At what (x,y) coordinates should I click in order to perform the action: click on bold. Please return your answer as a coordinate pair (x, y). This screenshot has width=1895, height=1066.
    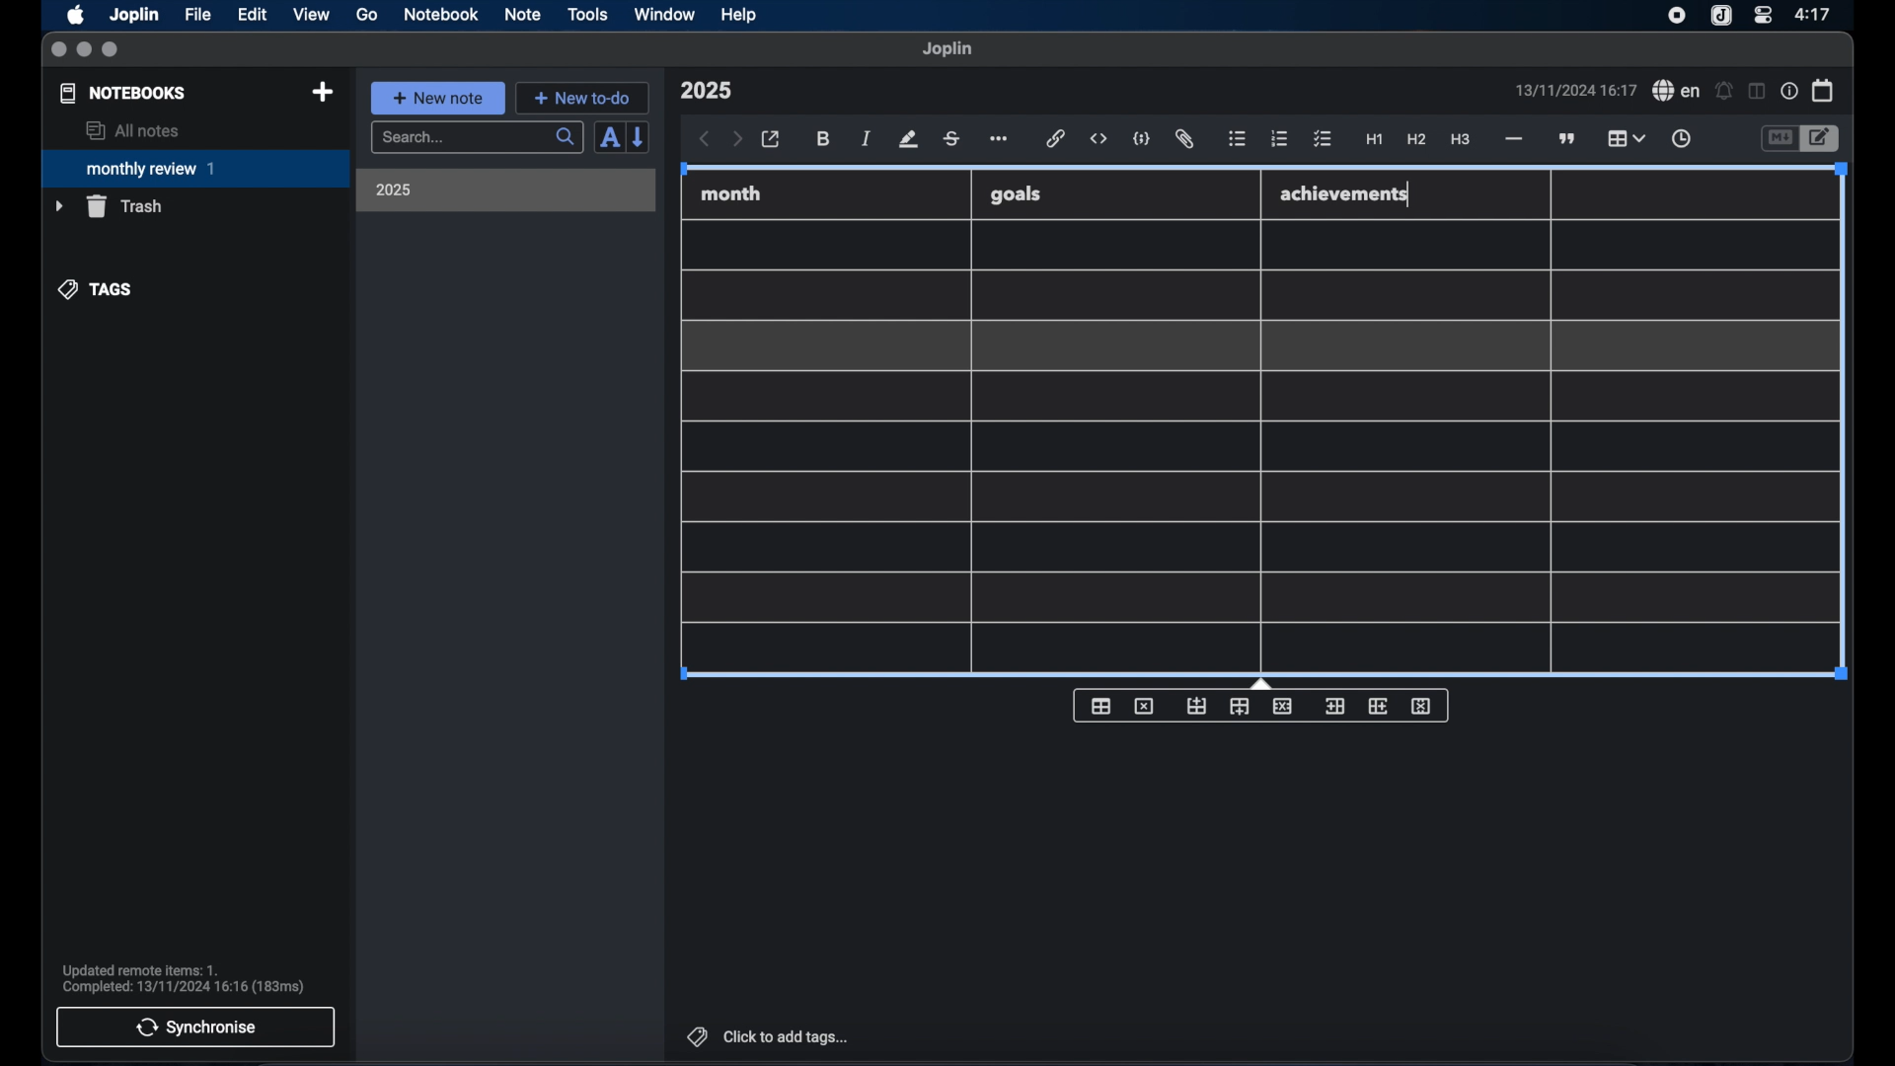
    Looking at the image, I should click on (825, 139).